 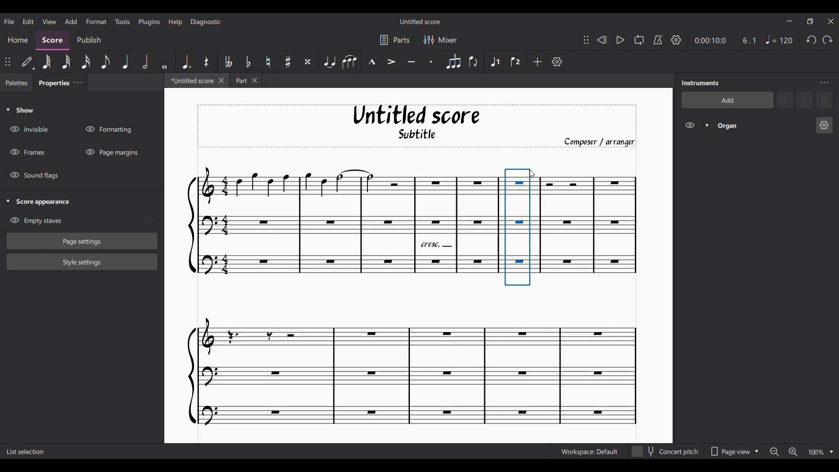 What do you see at coordinates (125, 62) in the screenshot?
I see `Quarter note` at bounding box center [125, 62].